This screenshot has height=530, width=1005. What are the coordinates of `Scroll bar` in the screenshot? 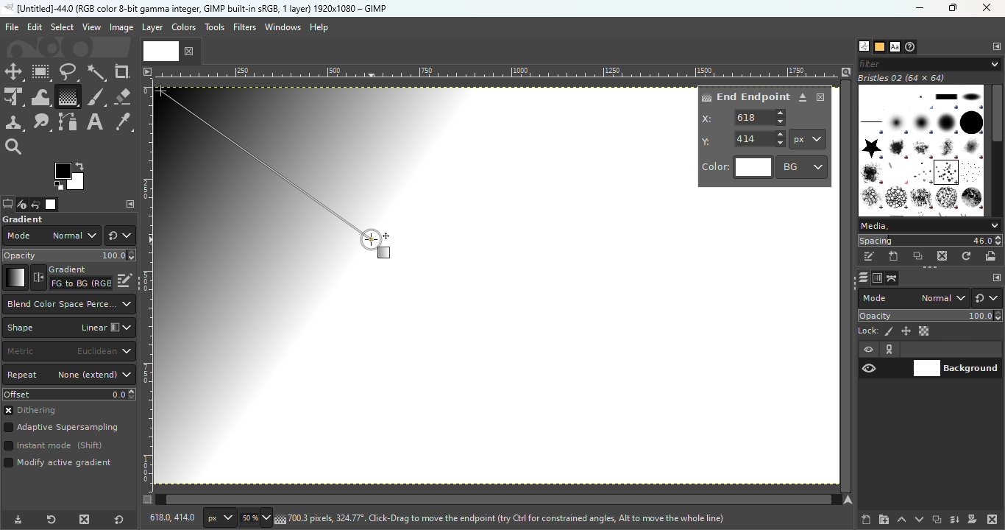 It's located at (997, 148).